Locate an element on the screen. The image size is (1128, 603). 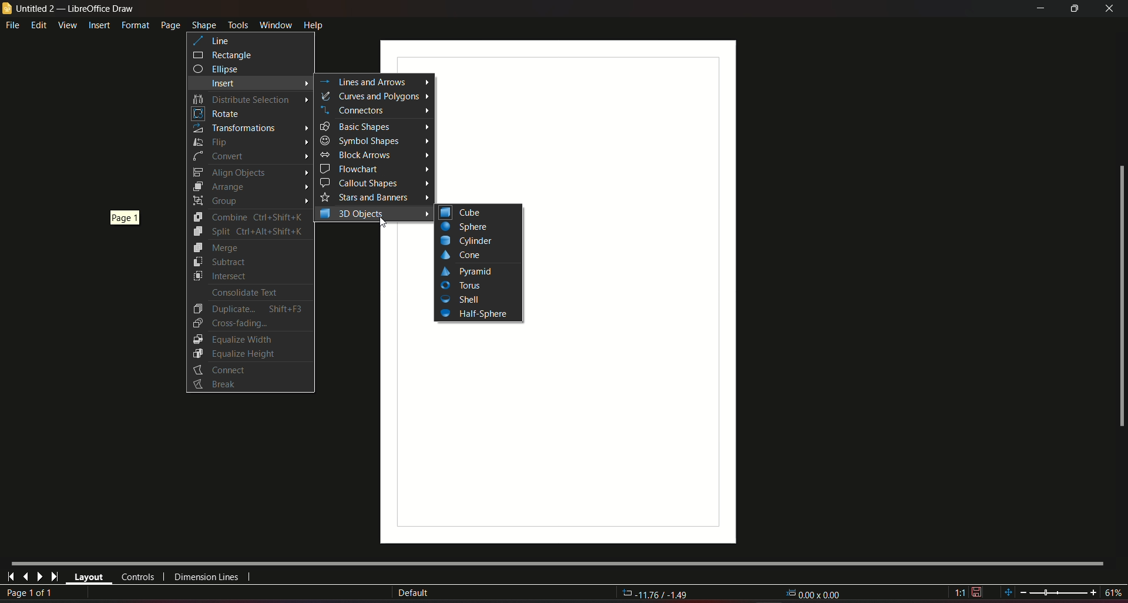
Arrow is located at coordinates (427, 111).